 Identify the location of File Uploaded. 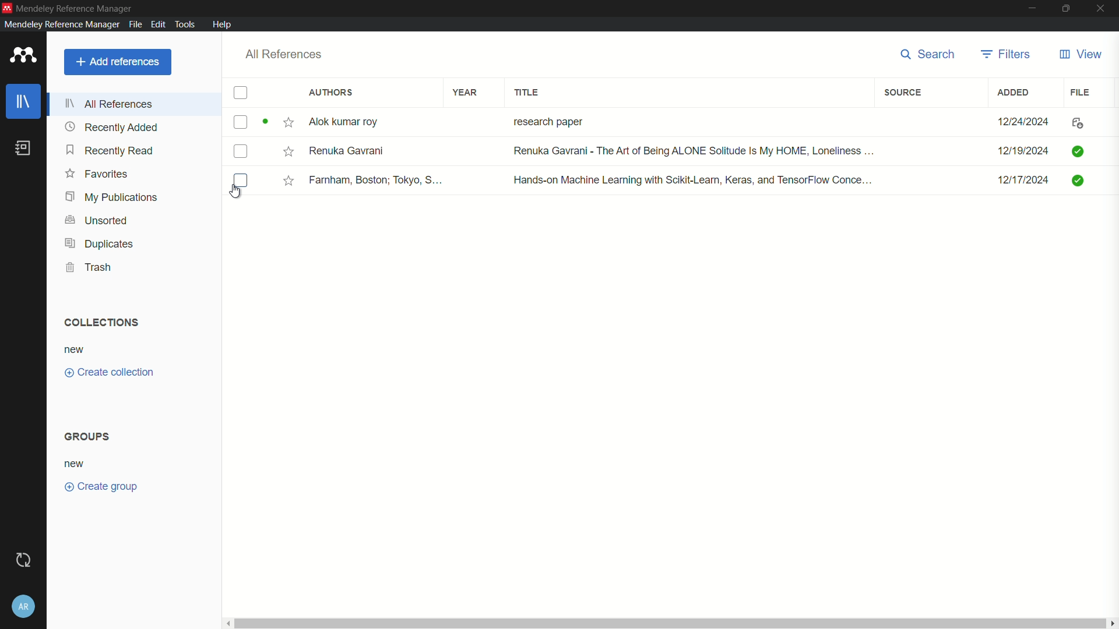
(1090, 184).